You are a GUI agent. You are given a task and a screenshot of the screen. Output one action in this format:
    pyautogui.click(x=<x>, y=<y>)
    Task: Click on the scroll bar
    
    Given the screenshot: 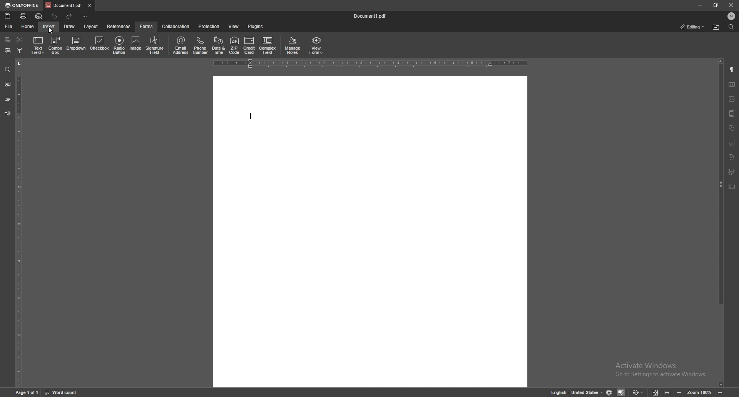 What is the action you would take?
    pyautogui.click(x=720, y=223)
    